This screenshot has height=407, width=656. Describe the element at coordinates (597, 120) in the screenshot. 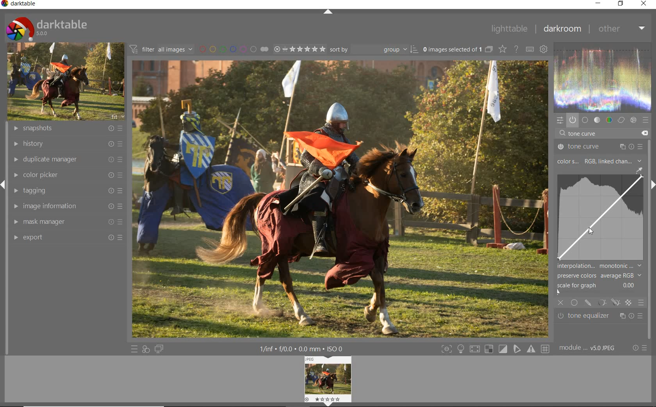

I see `tone` at that location.